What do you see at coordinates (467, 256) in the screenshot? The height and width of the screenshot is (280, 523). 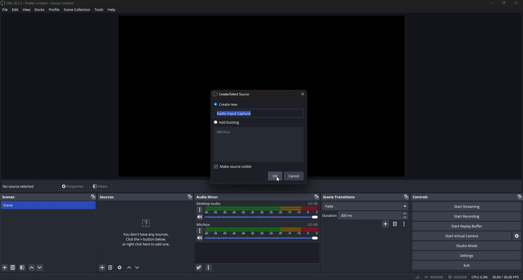 I see `settings` at bounding box center [467, 256].